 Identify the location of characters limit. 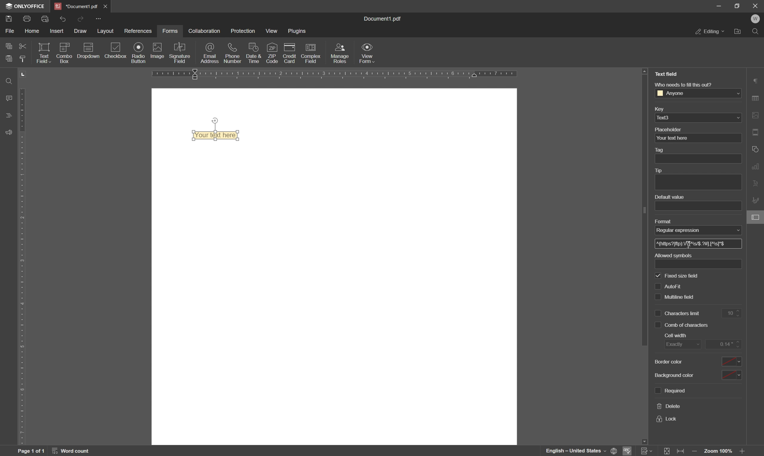
(684, 297).